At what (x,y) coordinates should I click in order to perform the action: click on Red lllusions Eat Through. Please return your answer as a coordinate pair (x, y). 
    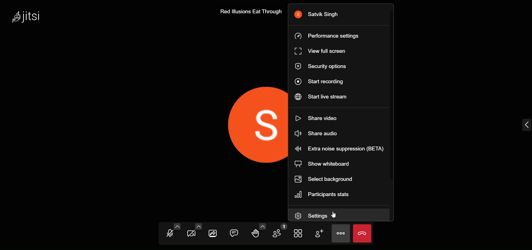
    Looking at the image, I should click on (249, 12).